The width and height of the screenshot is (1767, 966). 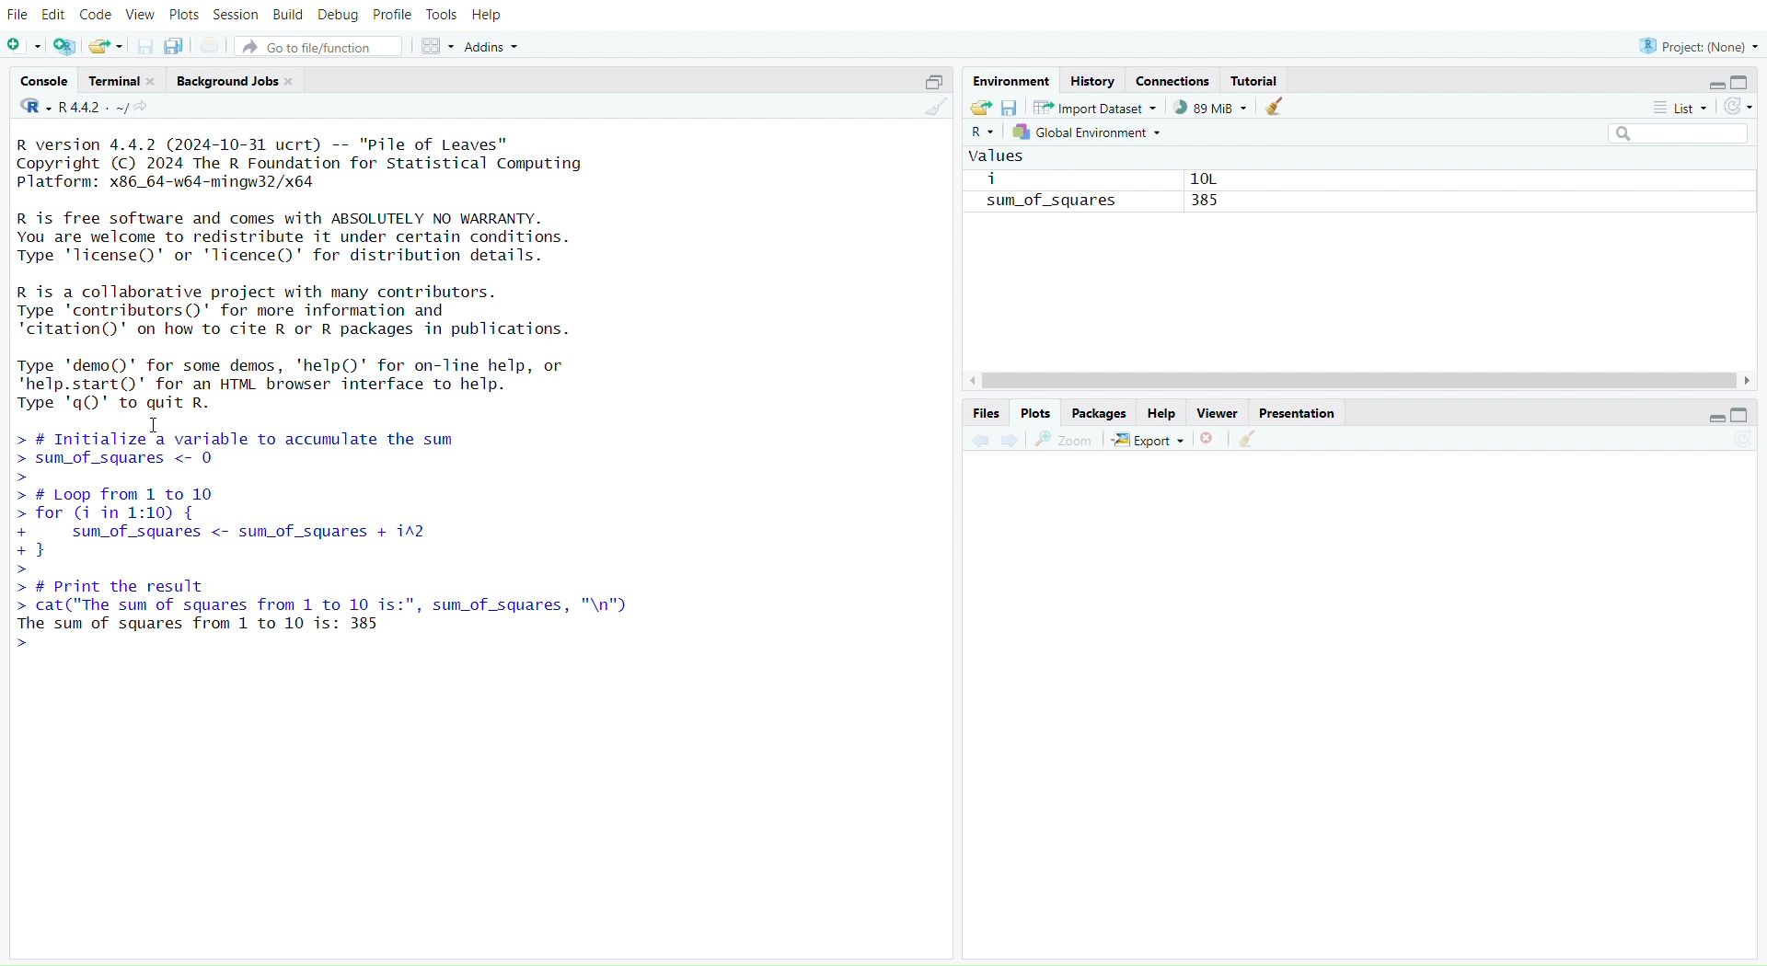 What do you see at coordinates (24, 48) in the screenshot?
I see `new script` at bounding box center [24, 48].